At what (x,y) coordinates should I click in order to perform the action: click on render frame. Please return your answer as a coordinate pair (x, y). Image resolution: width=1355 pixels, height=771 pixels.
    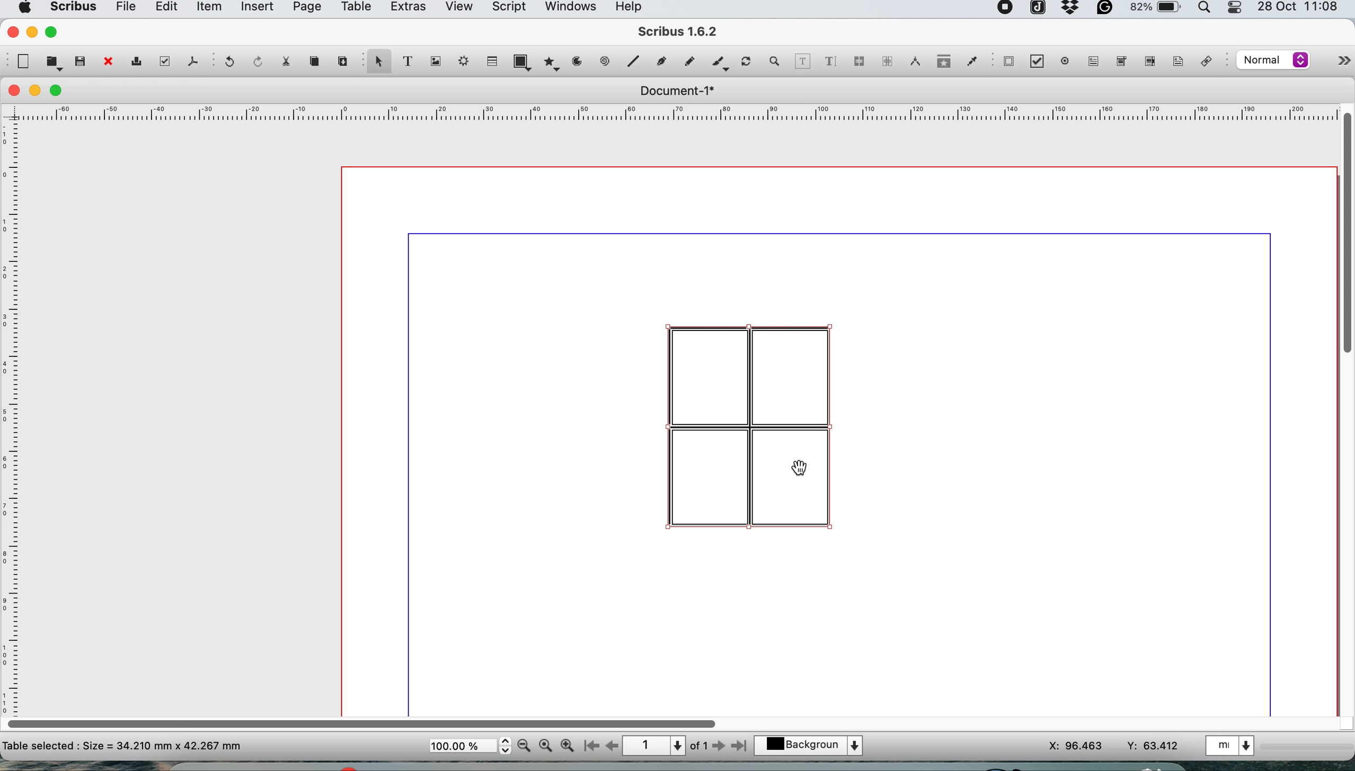
    Looking at the image, I should click on (460, 61).